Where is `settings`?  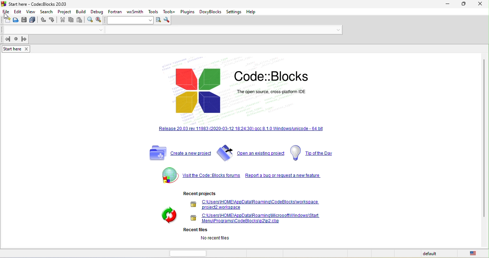 settings is located at coordinates (235, 12).